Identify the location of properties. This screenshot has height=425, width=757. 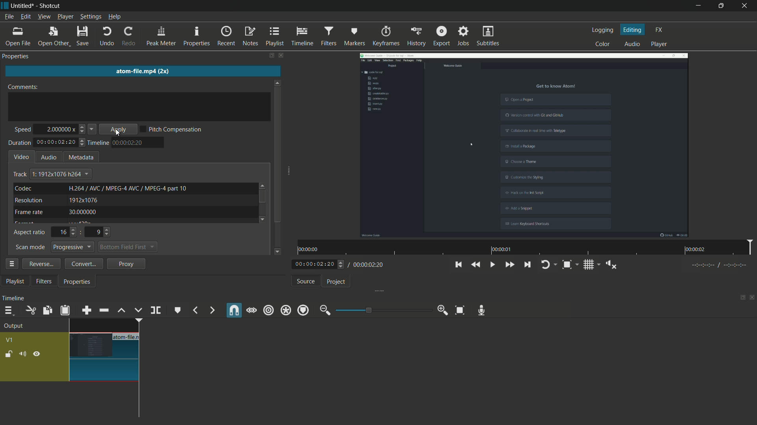
(78, 281).